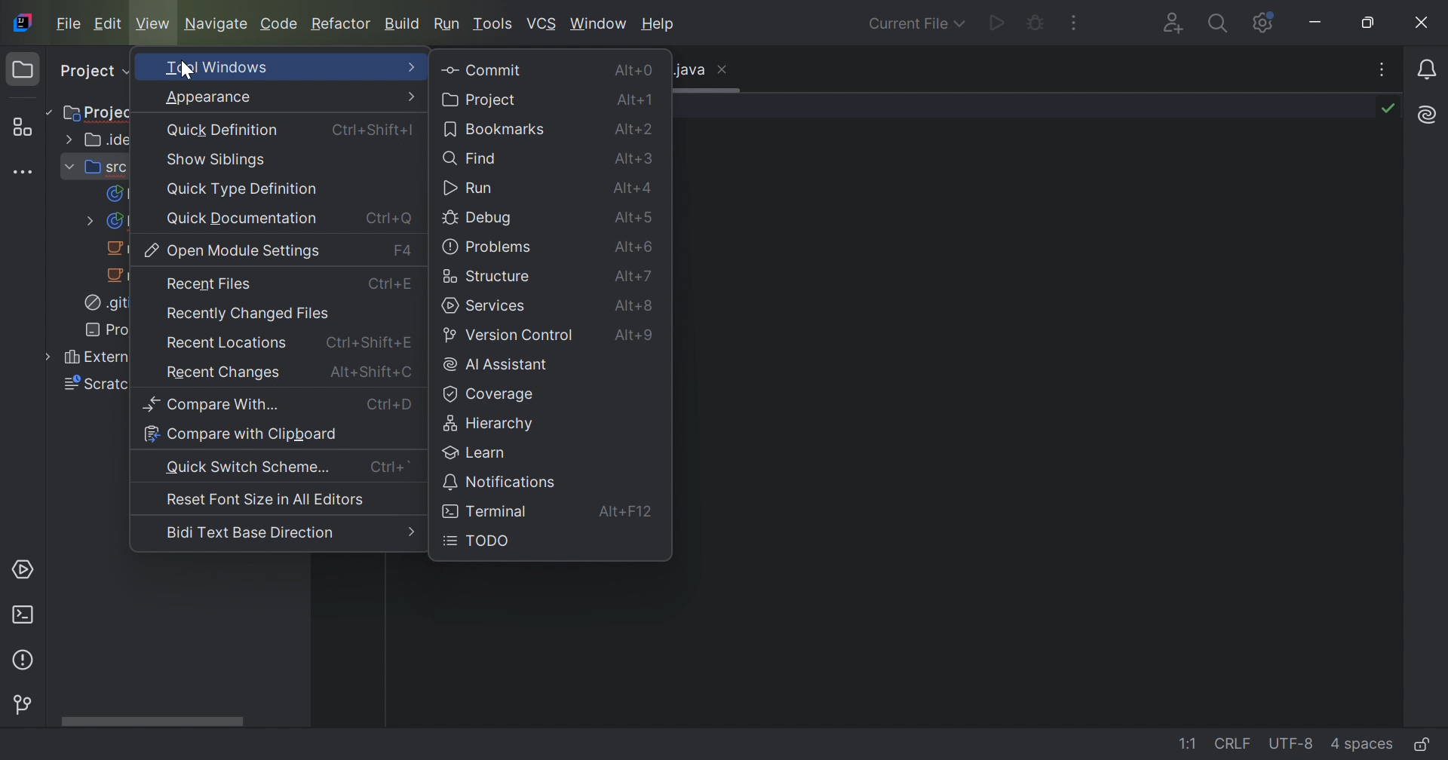 The width and height of the screenshot is (1448, 760). I want to click on More, so click(410, 66).